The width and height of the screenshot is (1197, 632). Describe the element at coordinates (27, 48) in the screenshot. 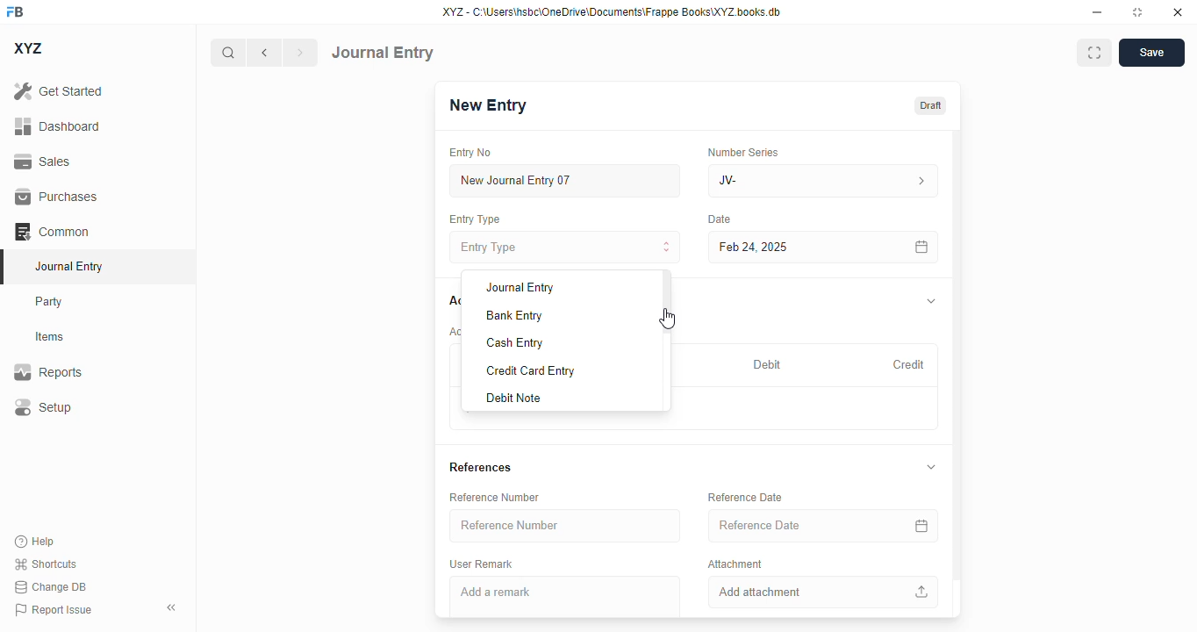

I see `XYZ` at that location.